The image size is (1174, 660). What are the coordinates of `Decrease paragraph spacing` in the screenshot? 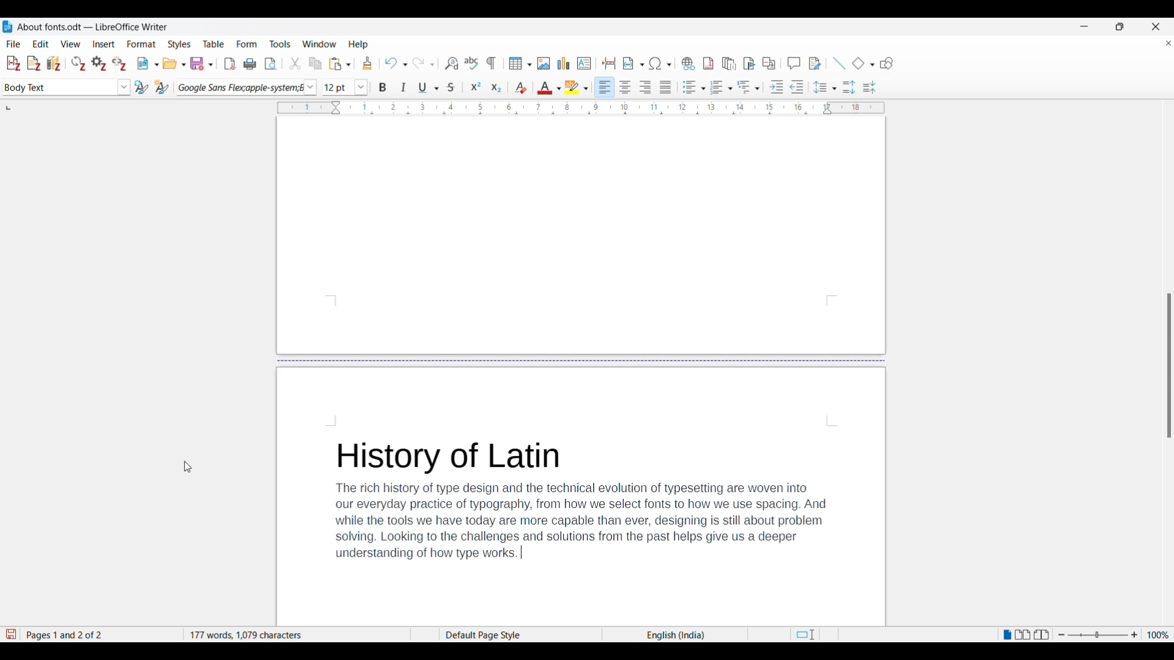 It's located at (869, 87).